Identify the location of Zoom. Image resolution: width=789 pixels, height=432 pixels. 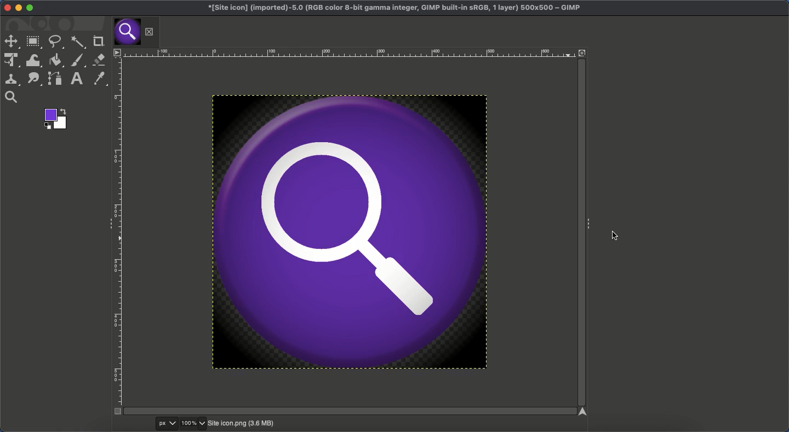
(194, 424).